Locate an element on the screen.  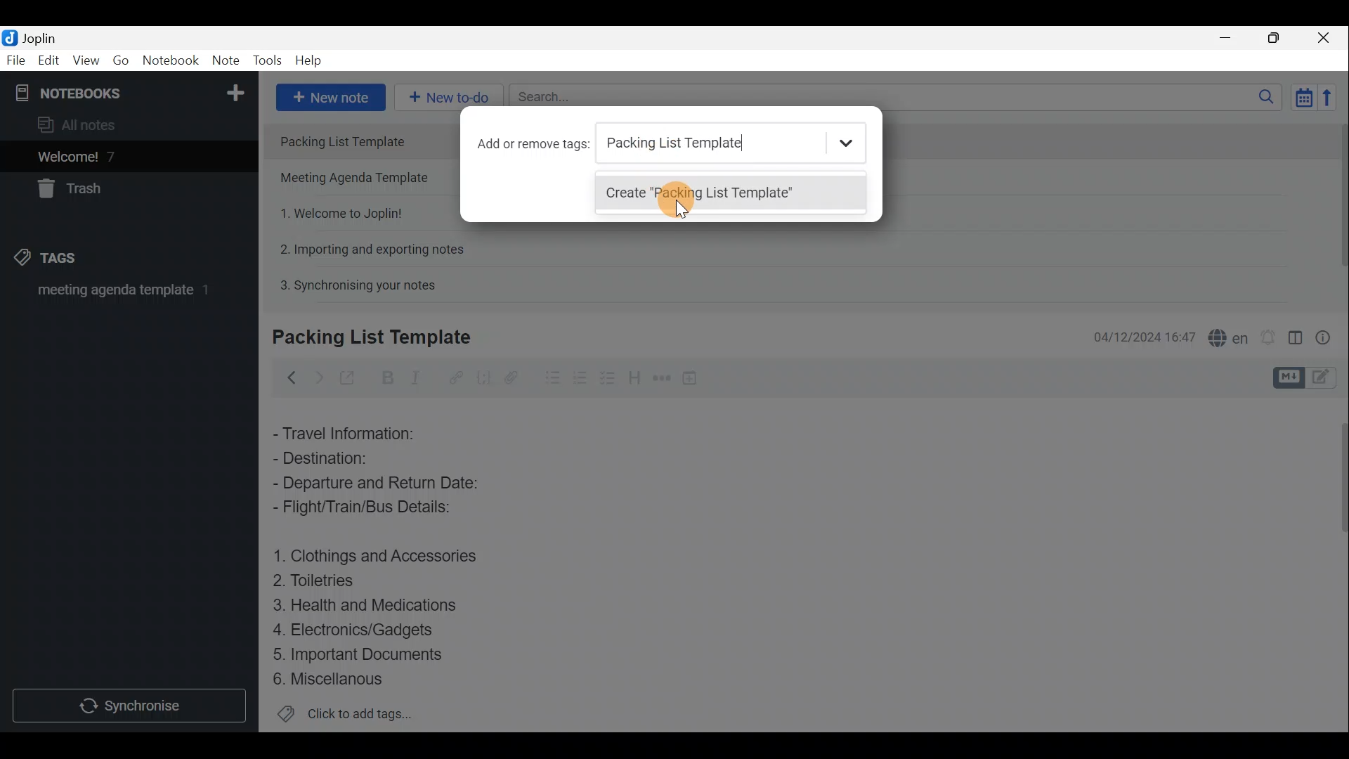
dropdown is located at coordinates (849, 143).